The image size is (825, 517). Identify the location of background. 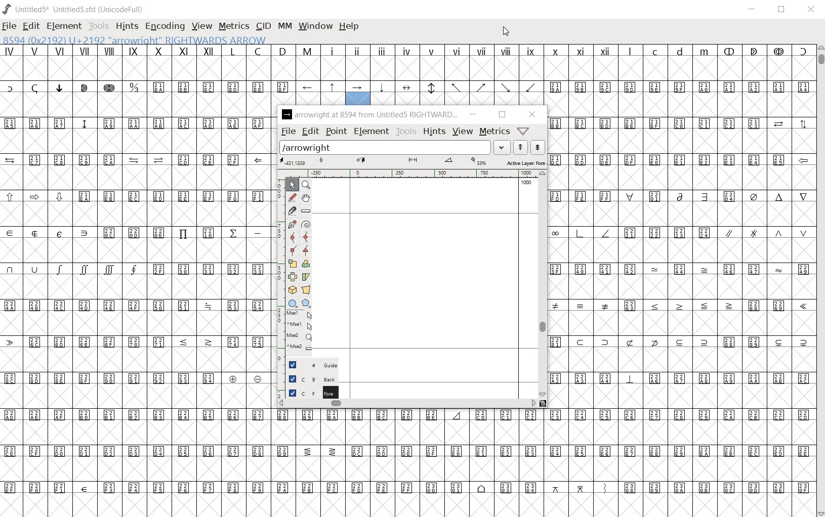
(307, 378).